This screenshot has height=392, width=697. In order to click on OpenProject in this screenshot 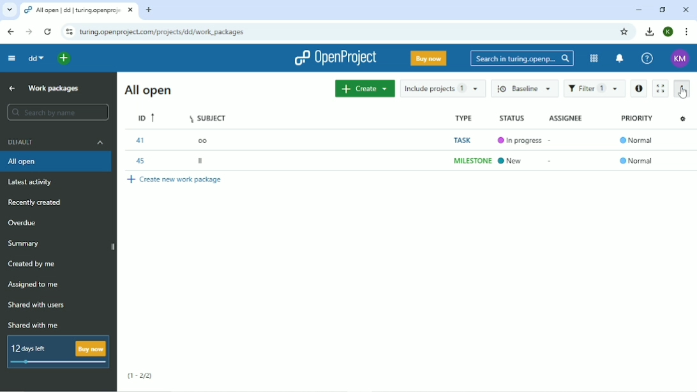, I will do `click(334, 58)`.